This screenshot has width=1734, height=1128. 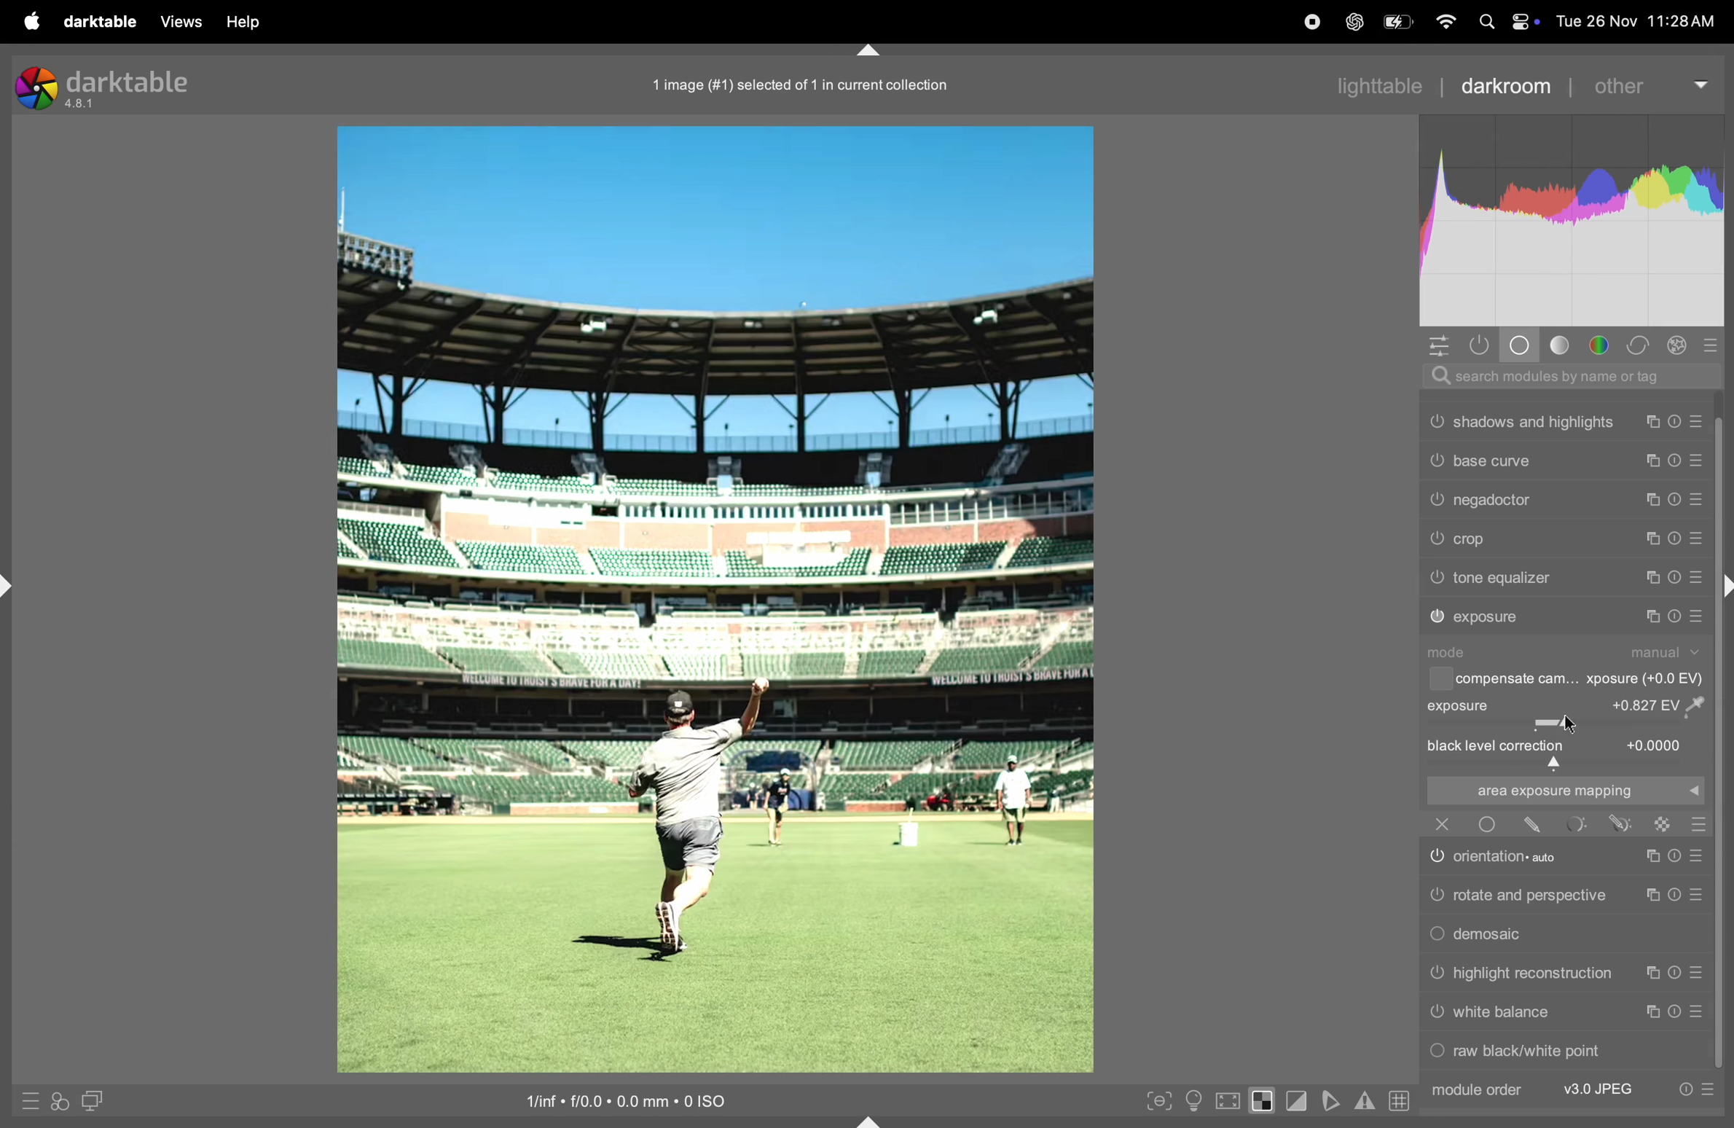 What do you see at coordinates (1708, 1090) in the screenshot?
I see `Presets` at bounding box center [1708, 1090].